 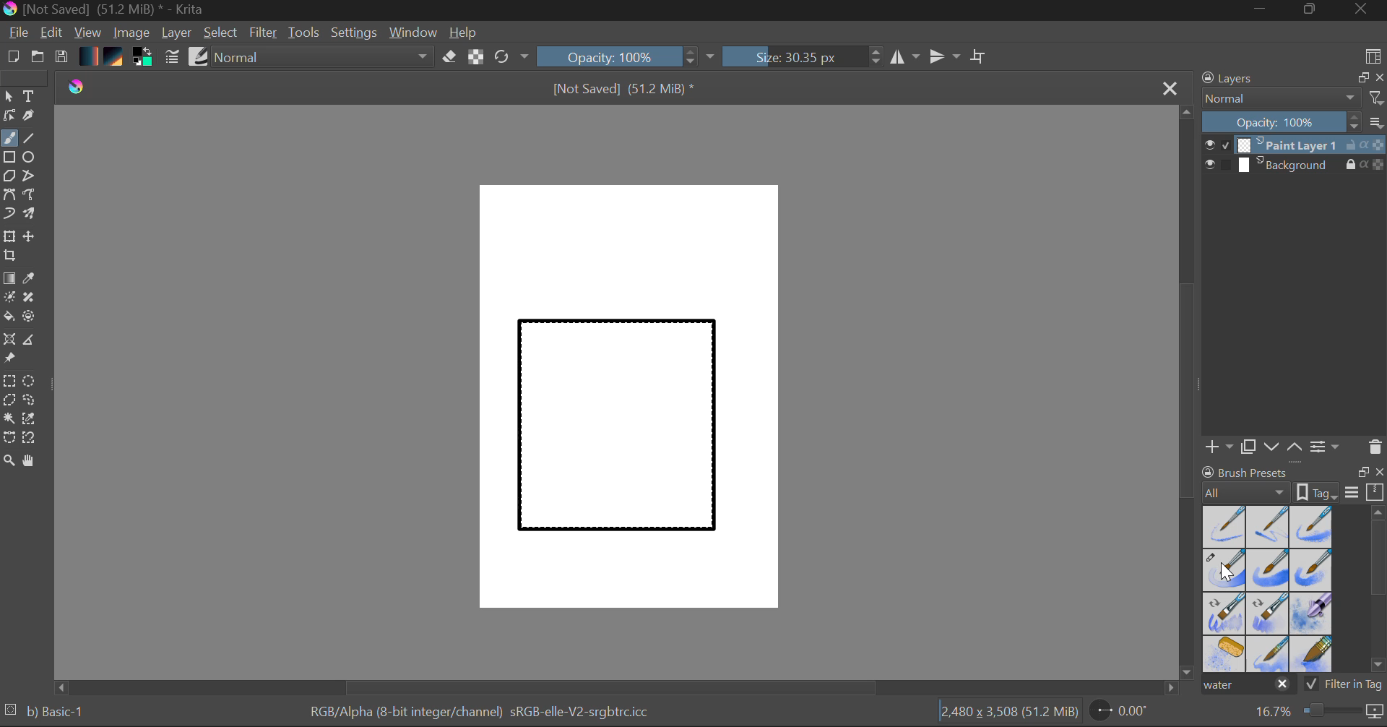 What do you see at coordinates (31, 158) in the screenshot?
I see `Elipses` at bounding box center [31, 158].